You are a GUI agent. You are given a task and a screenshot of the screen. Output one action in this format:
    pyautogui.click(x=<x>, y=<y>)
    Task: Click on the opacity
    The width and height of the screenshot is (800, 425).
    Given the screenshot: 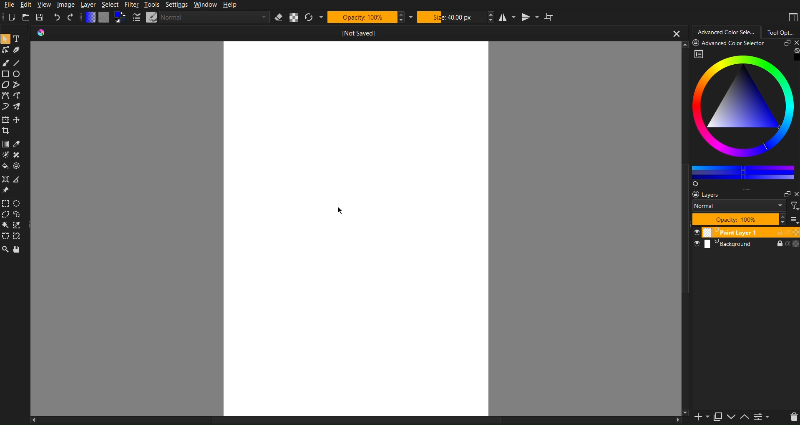 What is the action you would take?
    pyautogui.click(x=795, y=232)
    